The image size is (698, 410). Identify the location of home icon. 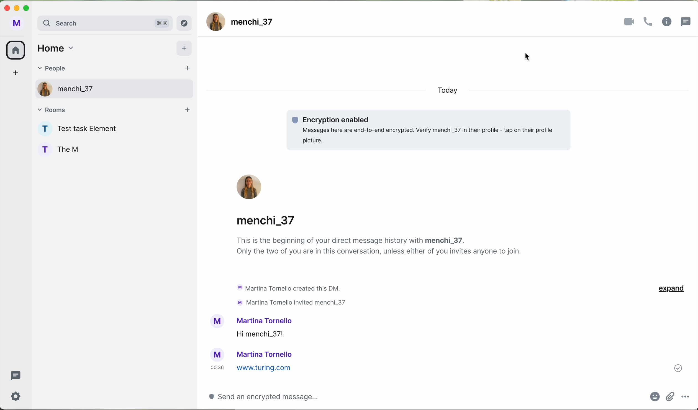
(15, 50).